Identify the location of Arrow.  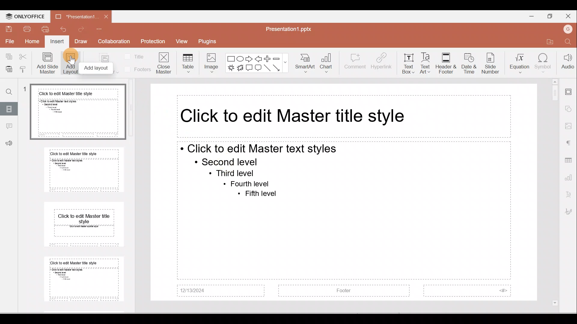
(277, 68).